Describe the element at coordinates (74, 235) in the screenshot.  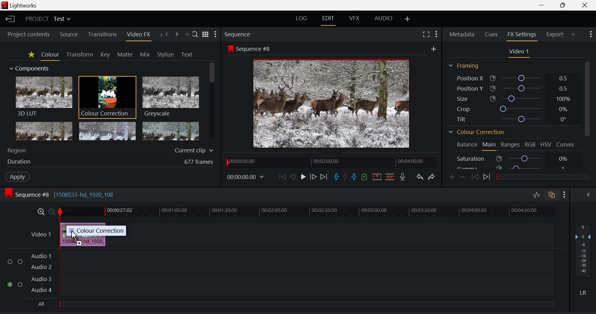
I see `MOUSE_UP Cursor Position` at that location.